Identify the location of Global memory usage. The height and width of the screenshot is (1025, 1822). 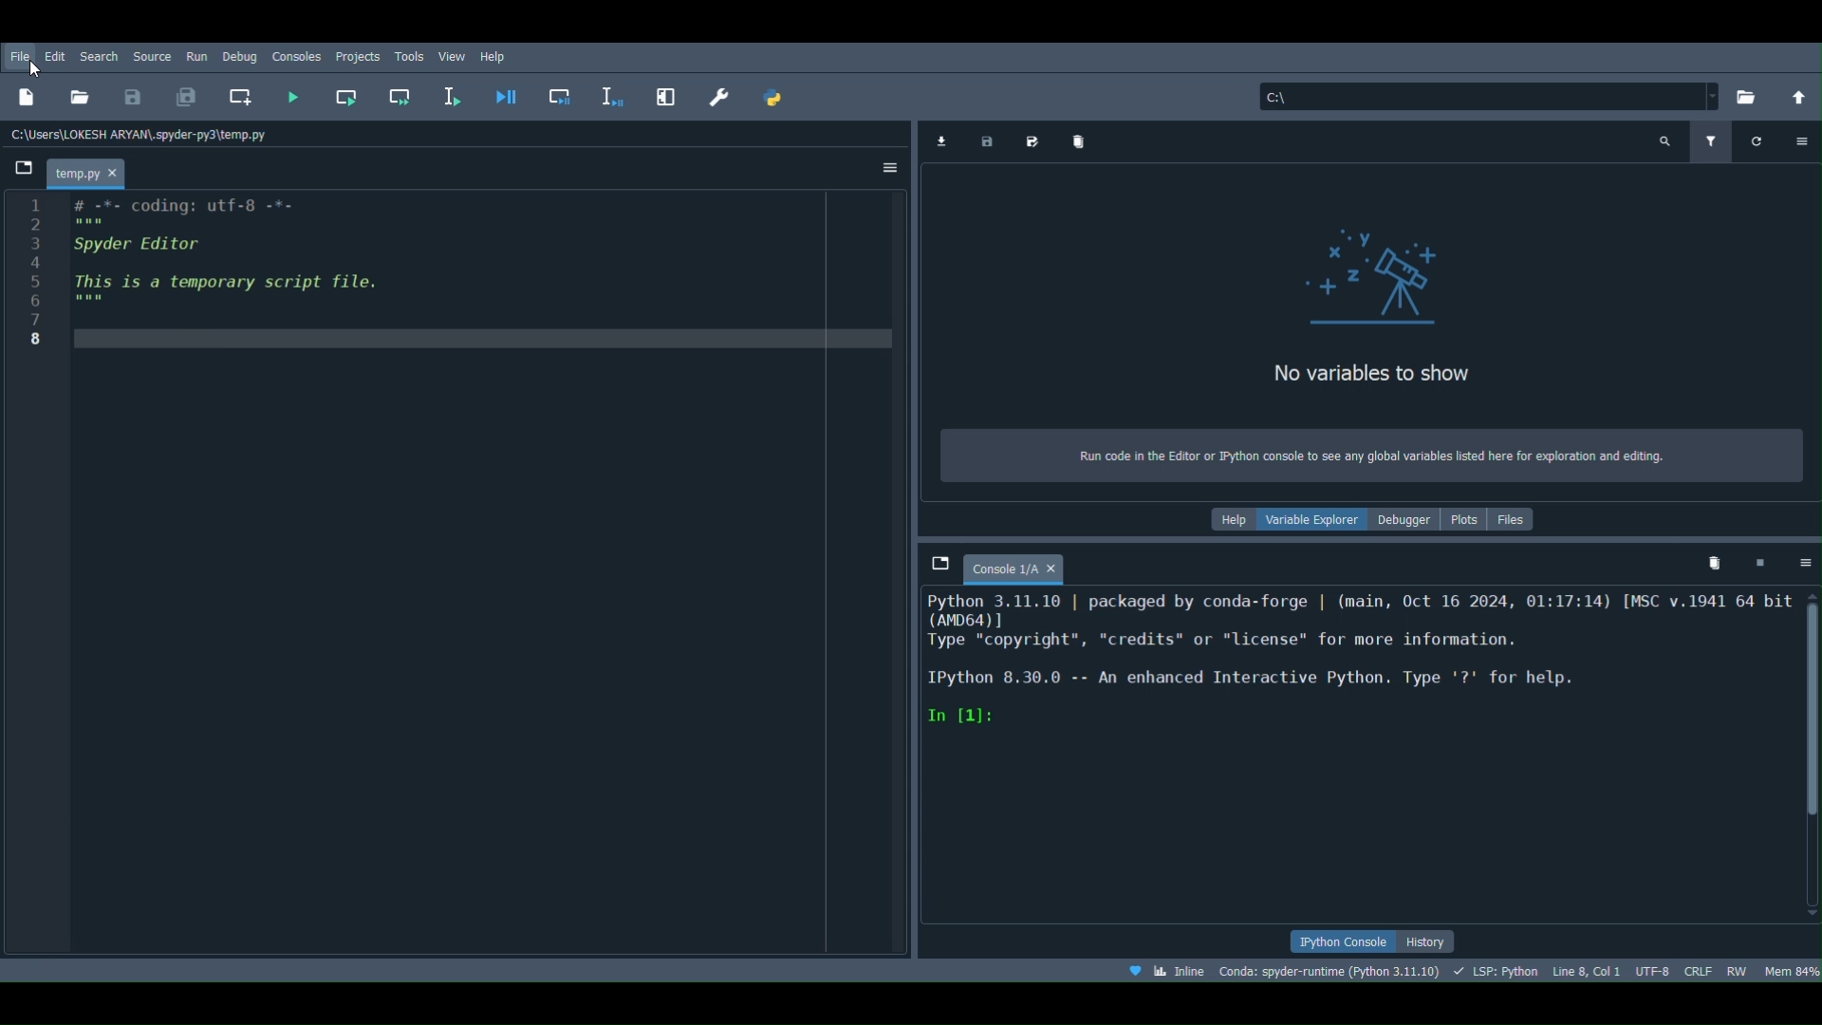
(1793, 970).